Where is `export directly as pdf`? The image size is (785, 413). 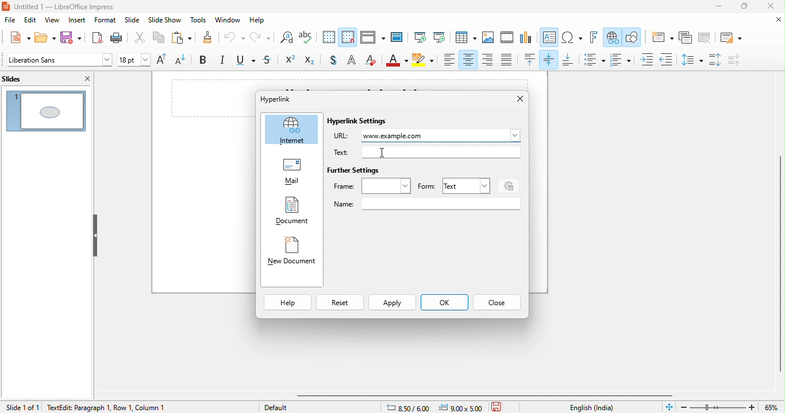
export directly as pdf is located at coordinates (96, 38).